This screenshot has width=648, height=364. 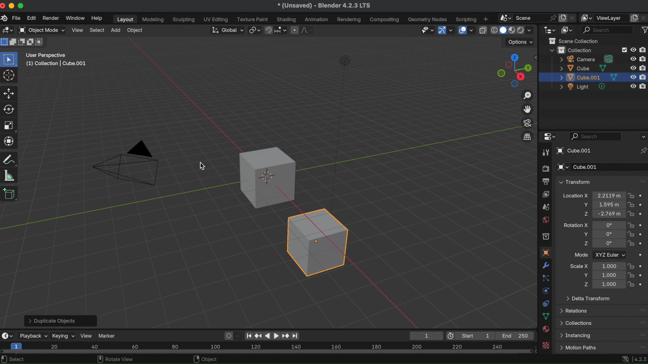 I want to click on file, so click(x=16, y=18).